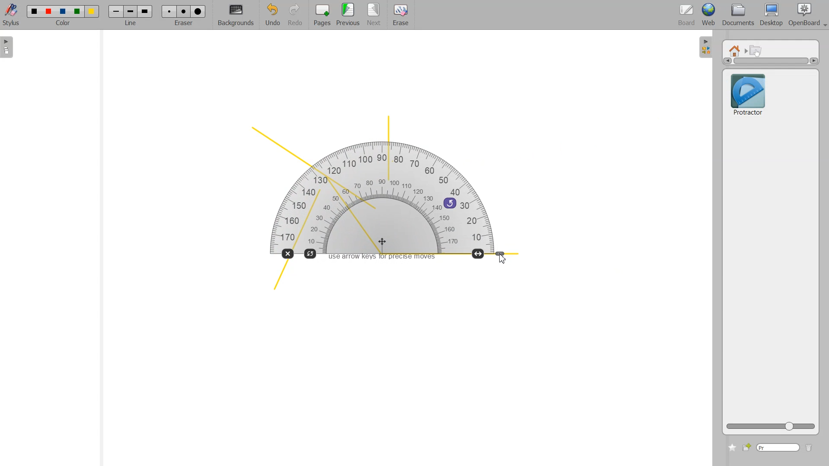 The width and height of the screenshot is (829, 466). What do you see at coordinates (479, 253) in the screenshot?
I see `Increase size` at bounding box center [479, 253].